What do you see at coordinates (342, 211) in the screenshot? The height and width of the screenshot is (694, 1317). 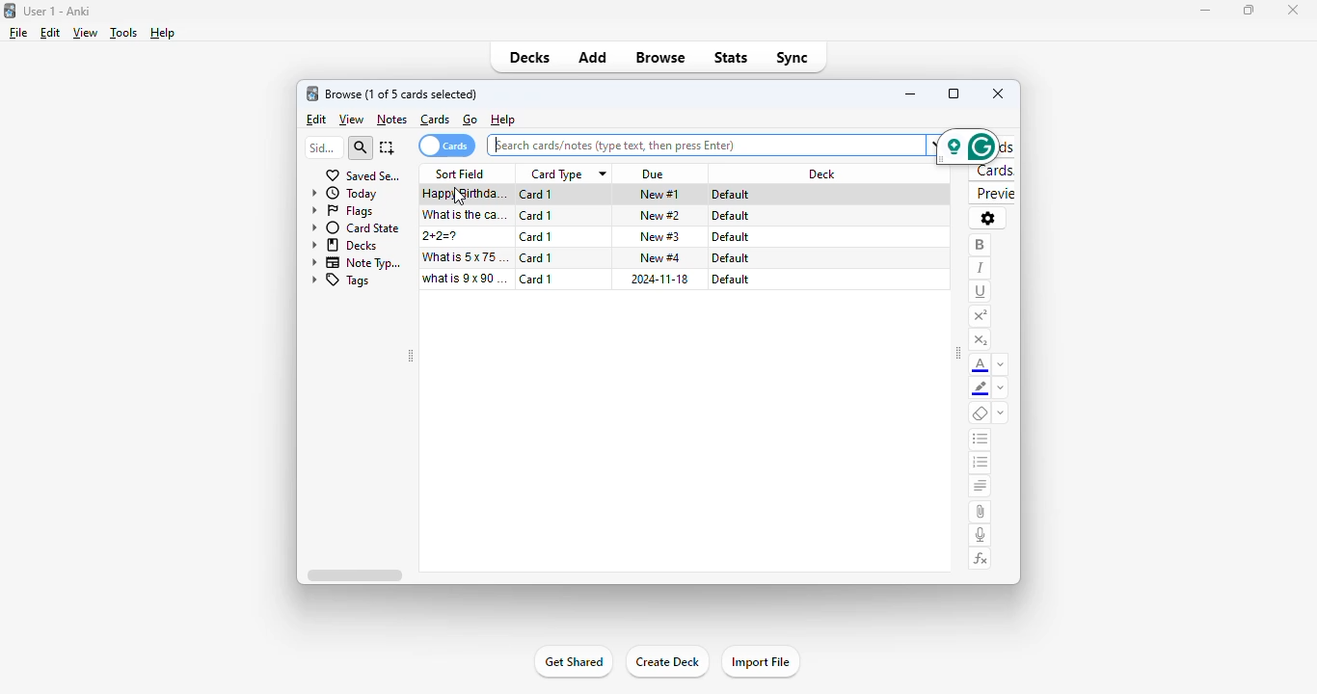 I see `flags` at bounding box center [342, 211].